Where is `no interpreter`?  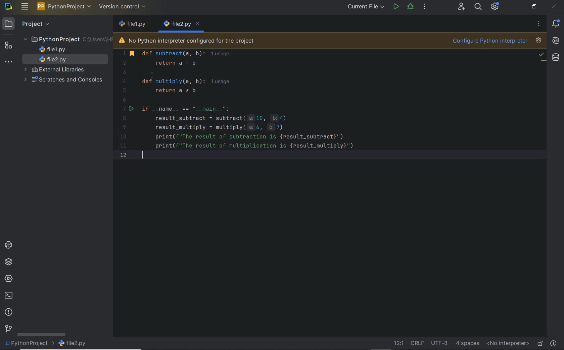
no interpreter is located at coordinates (508, 344).